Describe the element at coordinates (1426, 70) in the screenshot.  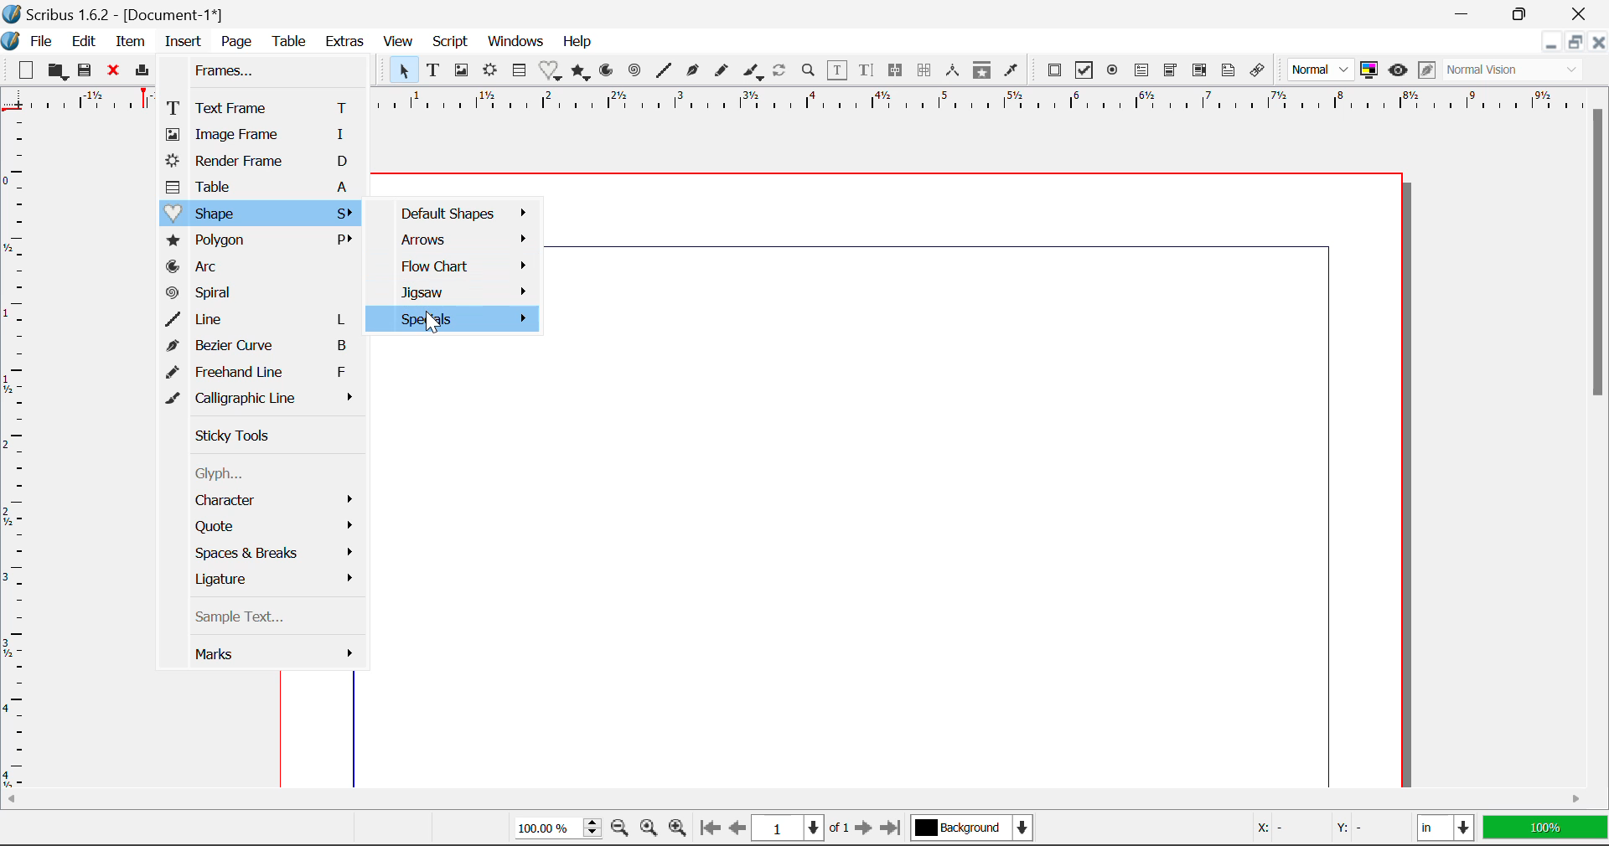
I see `Edit in Preview Mode` at that location.